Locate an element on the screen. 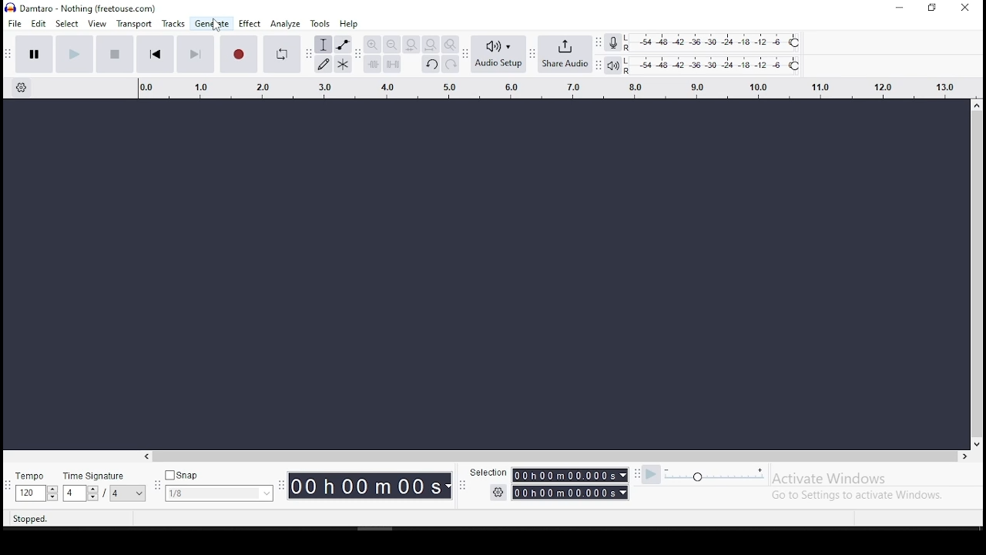  envelope tool is located at coordinates (344, 44).